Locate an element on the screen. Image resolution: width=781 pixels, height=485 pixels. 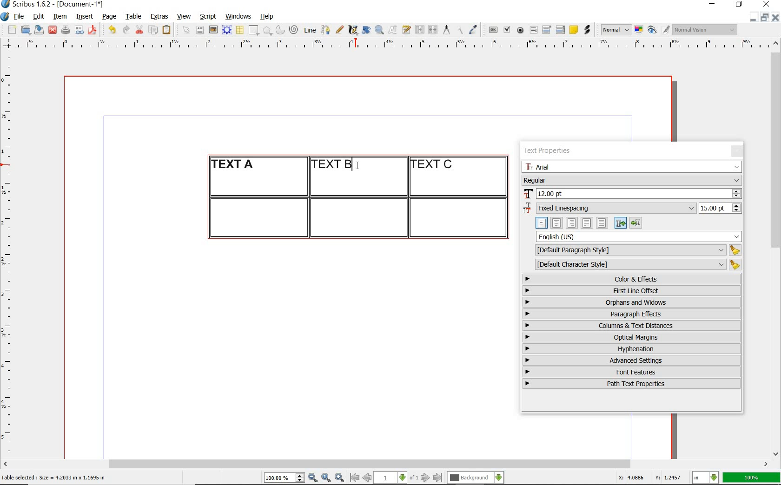
rotate item is located at coordinates (366, 30).